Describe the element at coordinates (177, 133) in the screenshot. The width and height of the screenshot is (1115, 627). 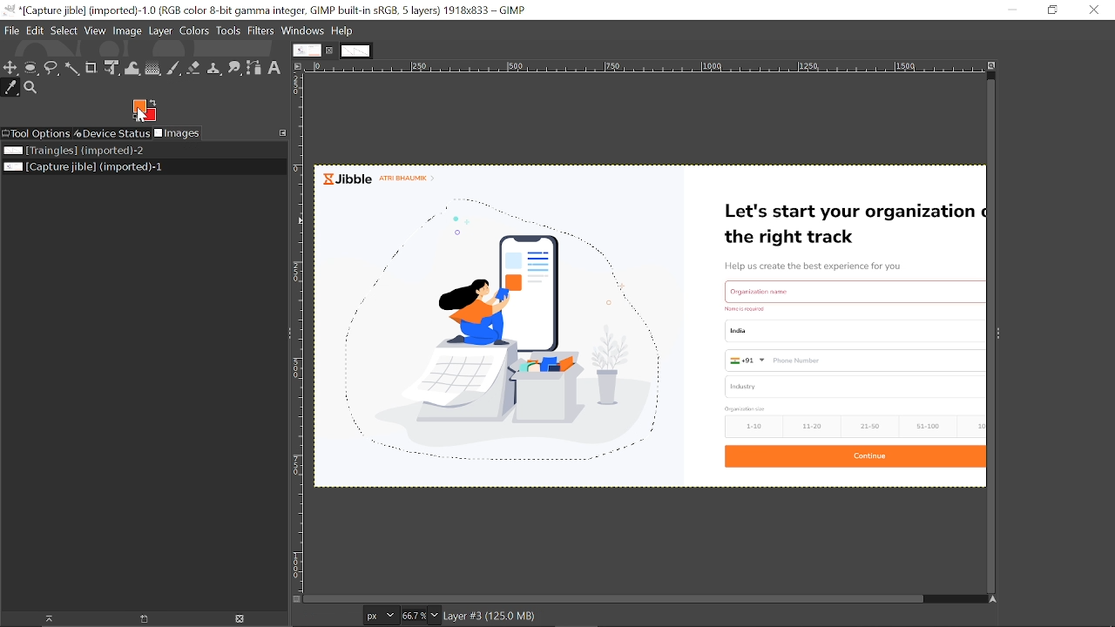
I see `Images` at that location.